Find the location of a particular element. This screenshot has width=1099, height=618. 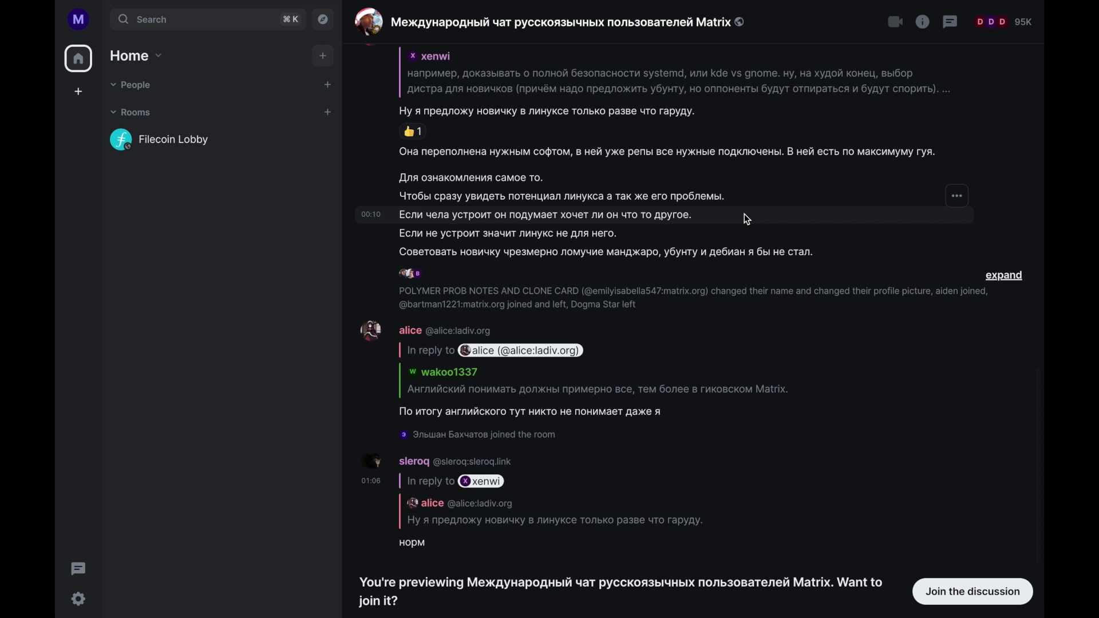

rooms dropdown is located at coordinates (133, 113).